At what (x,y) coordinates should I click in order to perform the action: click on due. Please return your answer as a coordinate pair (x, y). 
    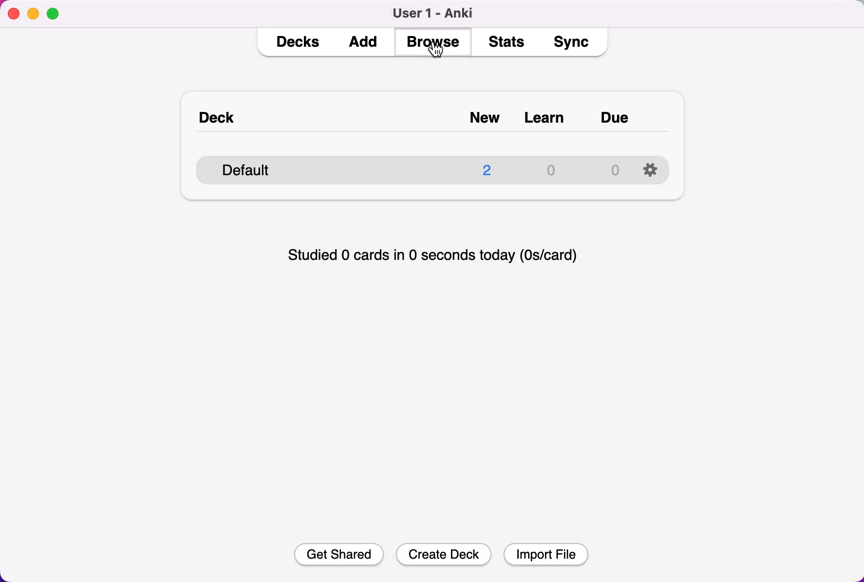
    Looking at the image, I should click on (615, 121).